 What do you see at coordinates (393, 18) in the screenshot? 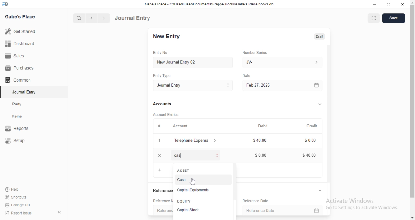
I see `Save` at bounding box center [393, 18].